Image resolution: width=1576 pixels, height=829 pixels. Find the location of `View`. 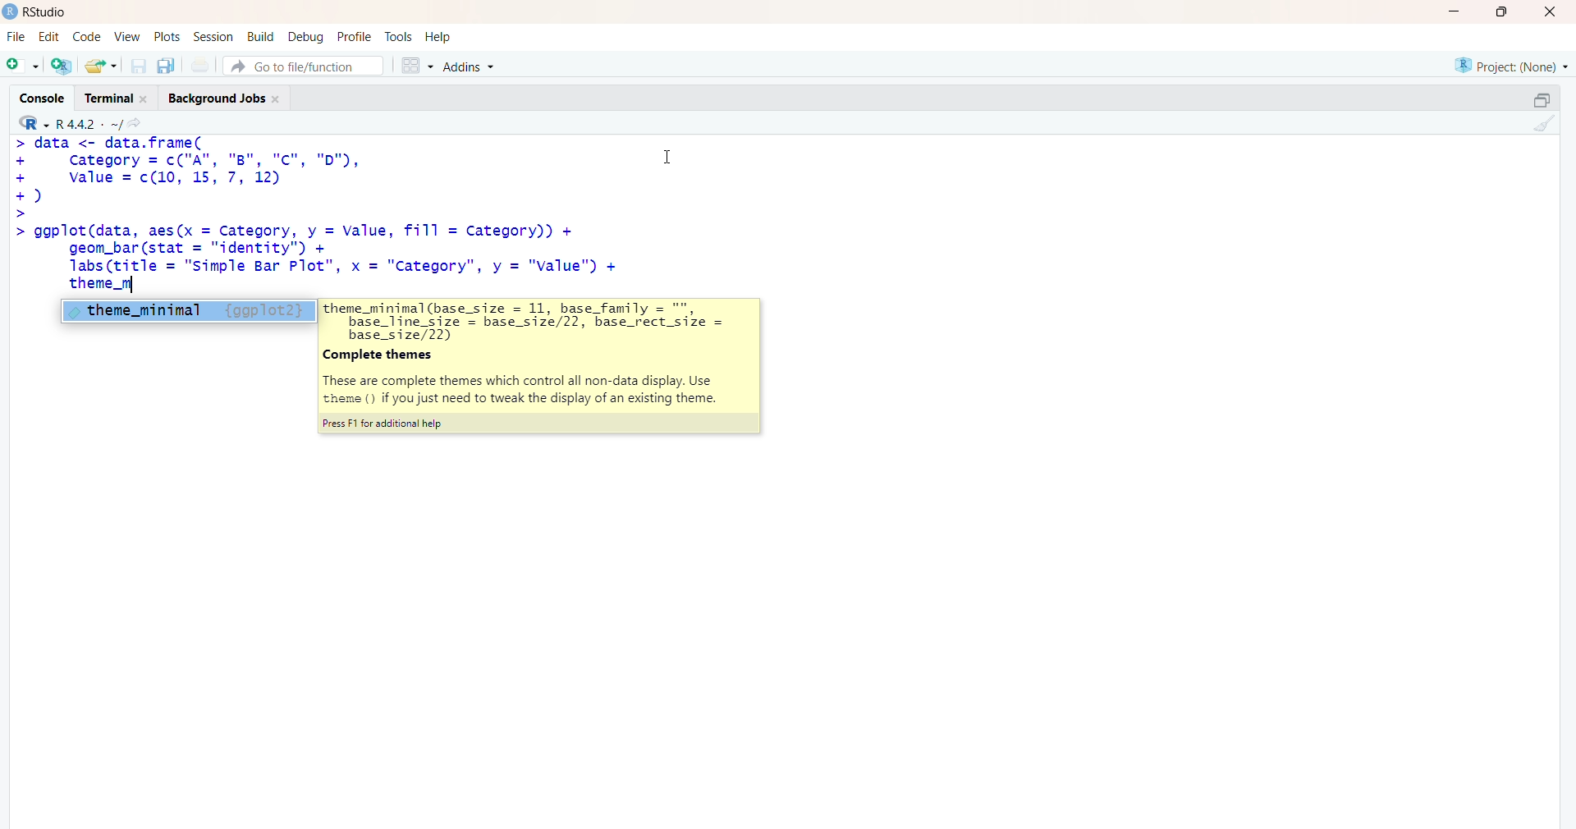

View is located at coordinates (128, 37).